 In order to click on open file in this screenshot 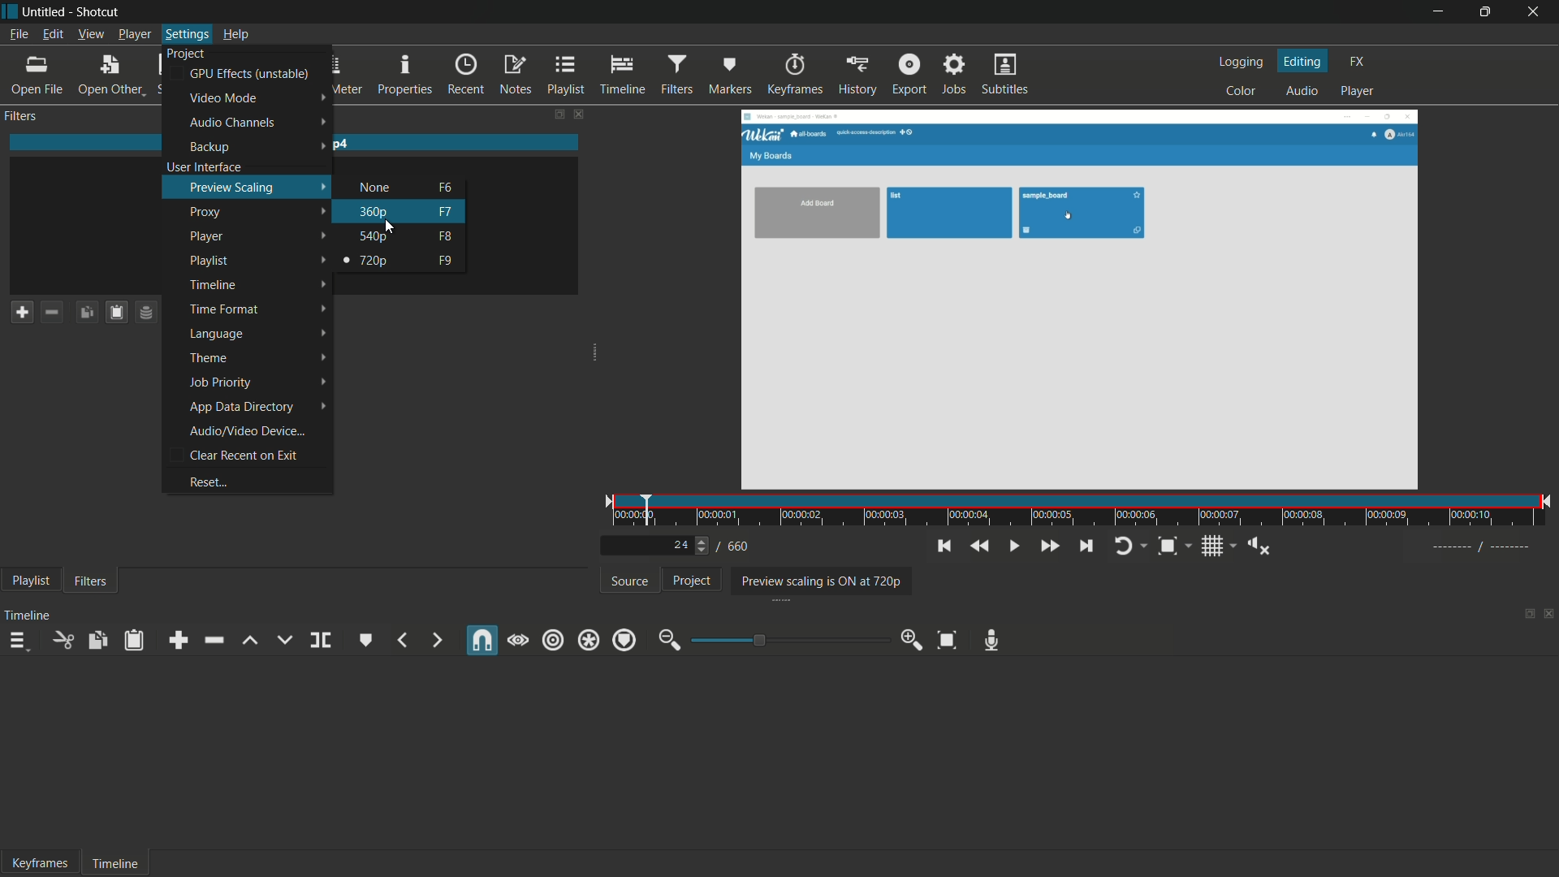, I will do `click(34, 74)`.